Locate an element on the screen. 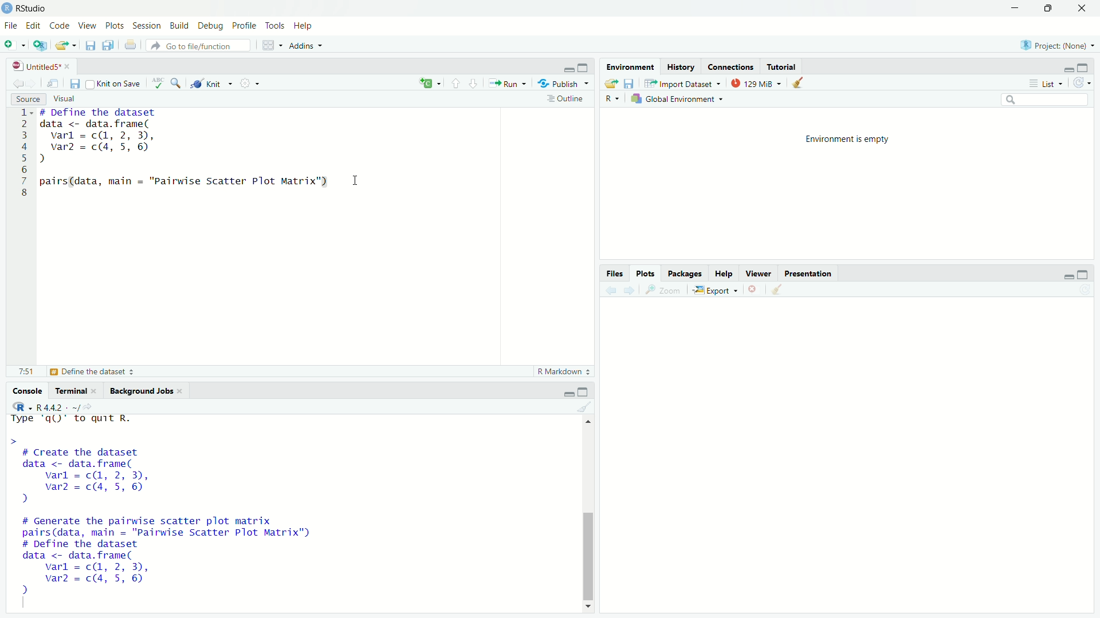 This screenshot has width=1100, height=618. Files is located at coordinates (615, 272).